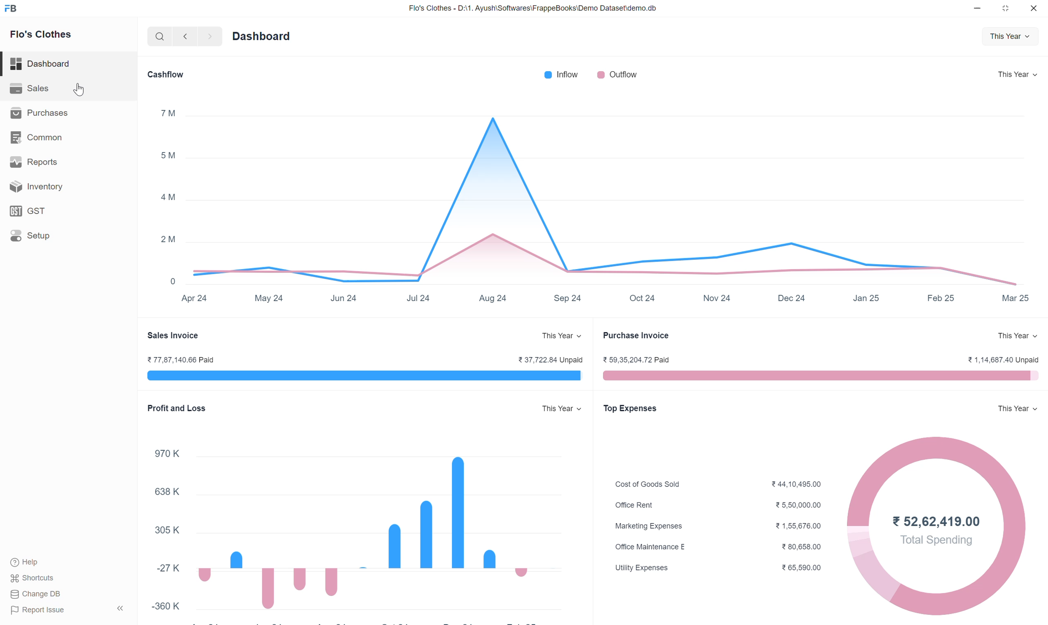 The image size is (1048, 625). What do you see at coordinates (57, 63) in the screenshot?
I see `Dashboard ` at bounding box center [57, 63].